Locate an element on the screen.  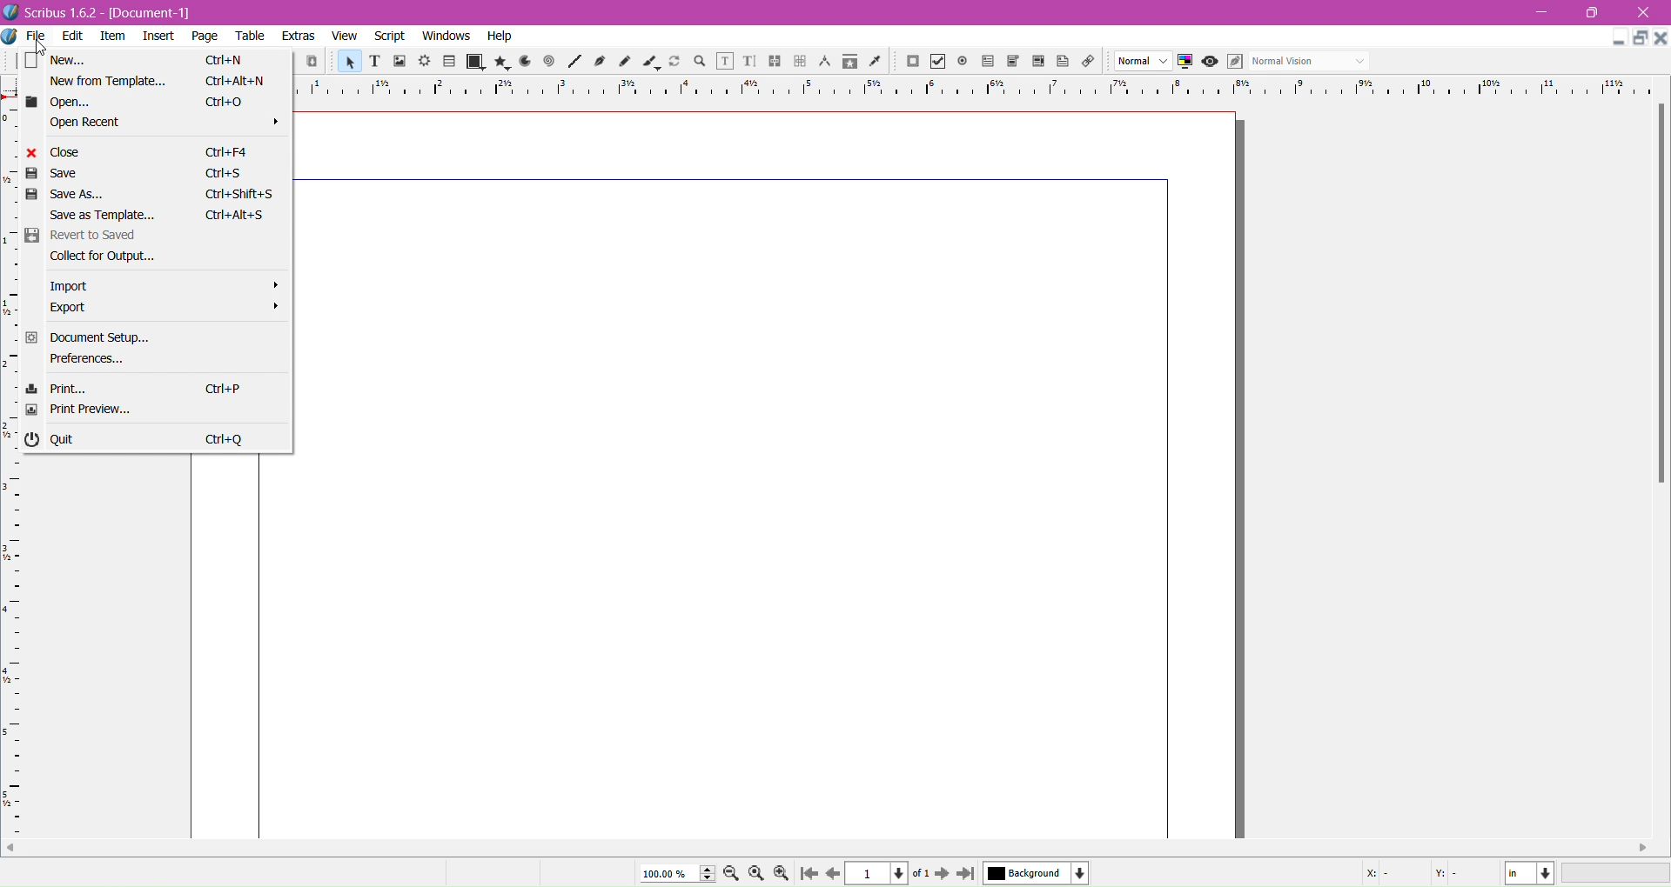
Restore Down Document is located at coordinates (1640, 38).